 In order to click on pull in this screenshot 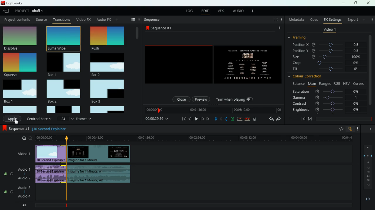, I will do `click(216, 119)`.